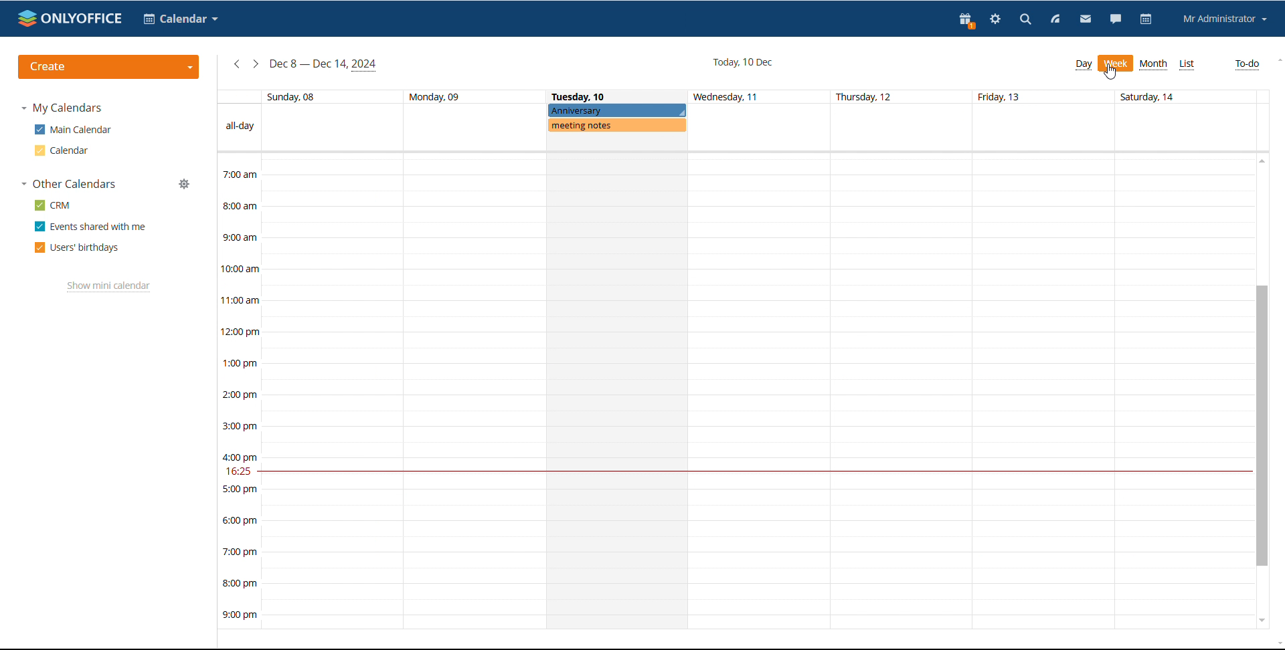 The height and width of the screenshot is (650, 1285). I want to click on all day events, so click(736, 127).